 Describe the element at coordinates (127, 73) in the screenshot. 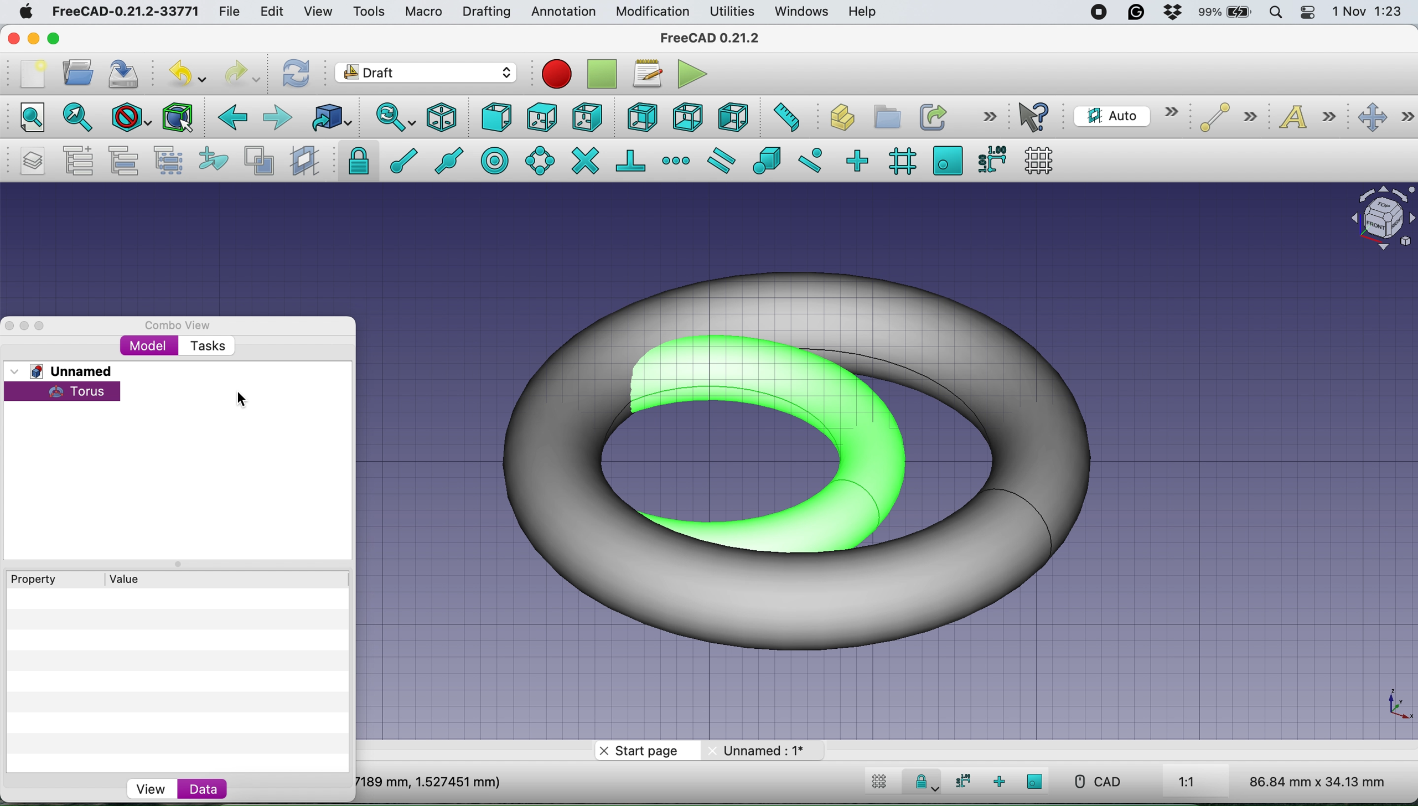

I see `save` at that location.